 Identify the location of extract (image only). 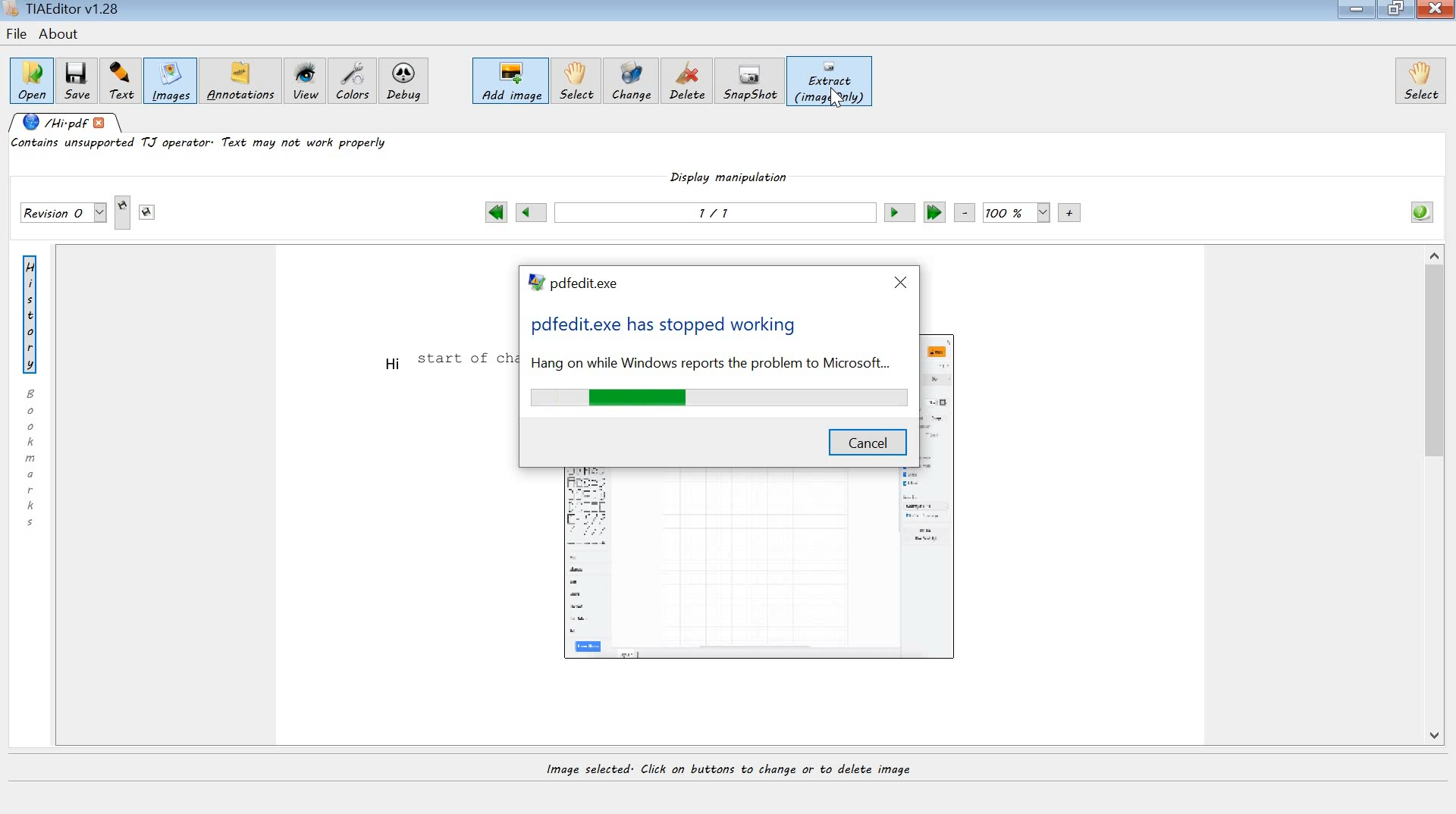
(829, 80).